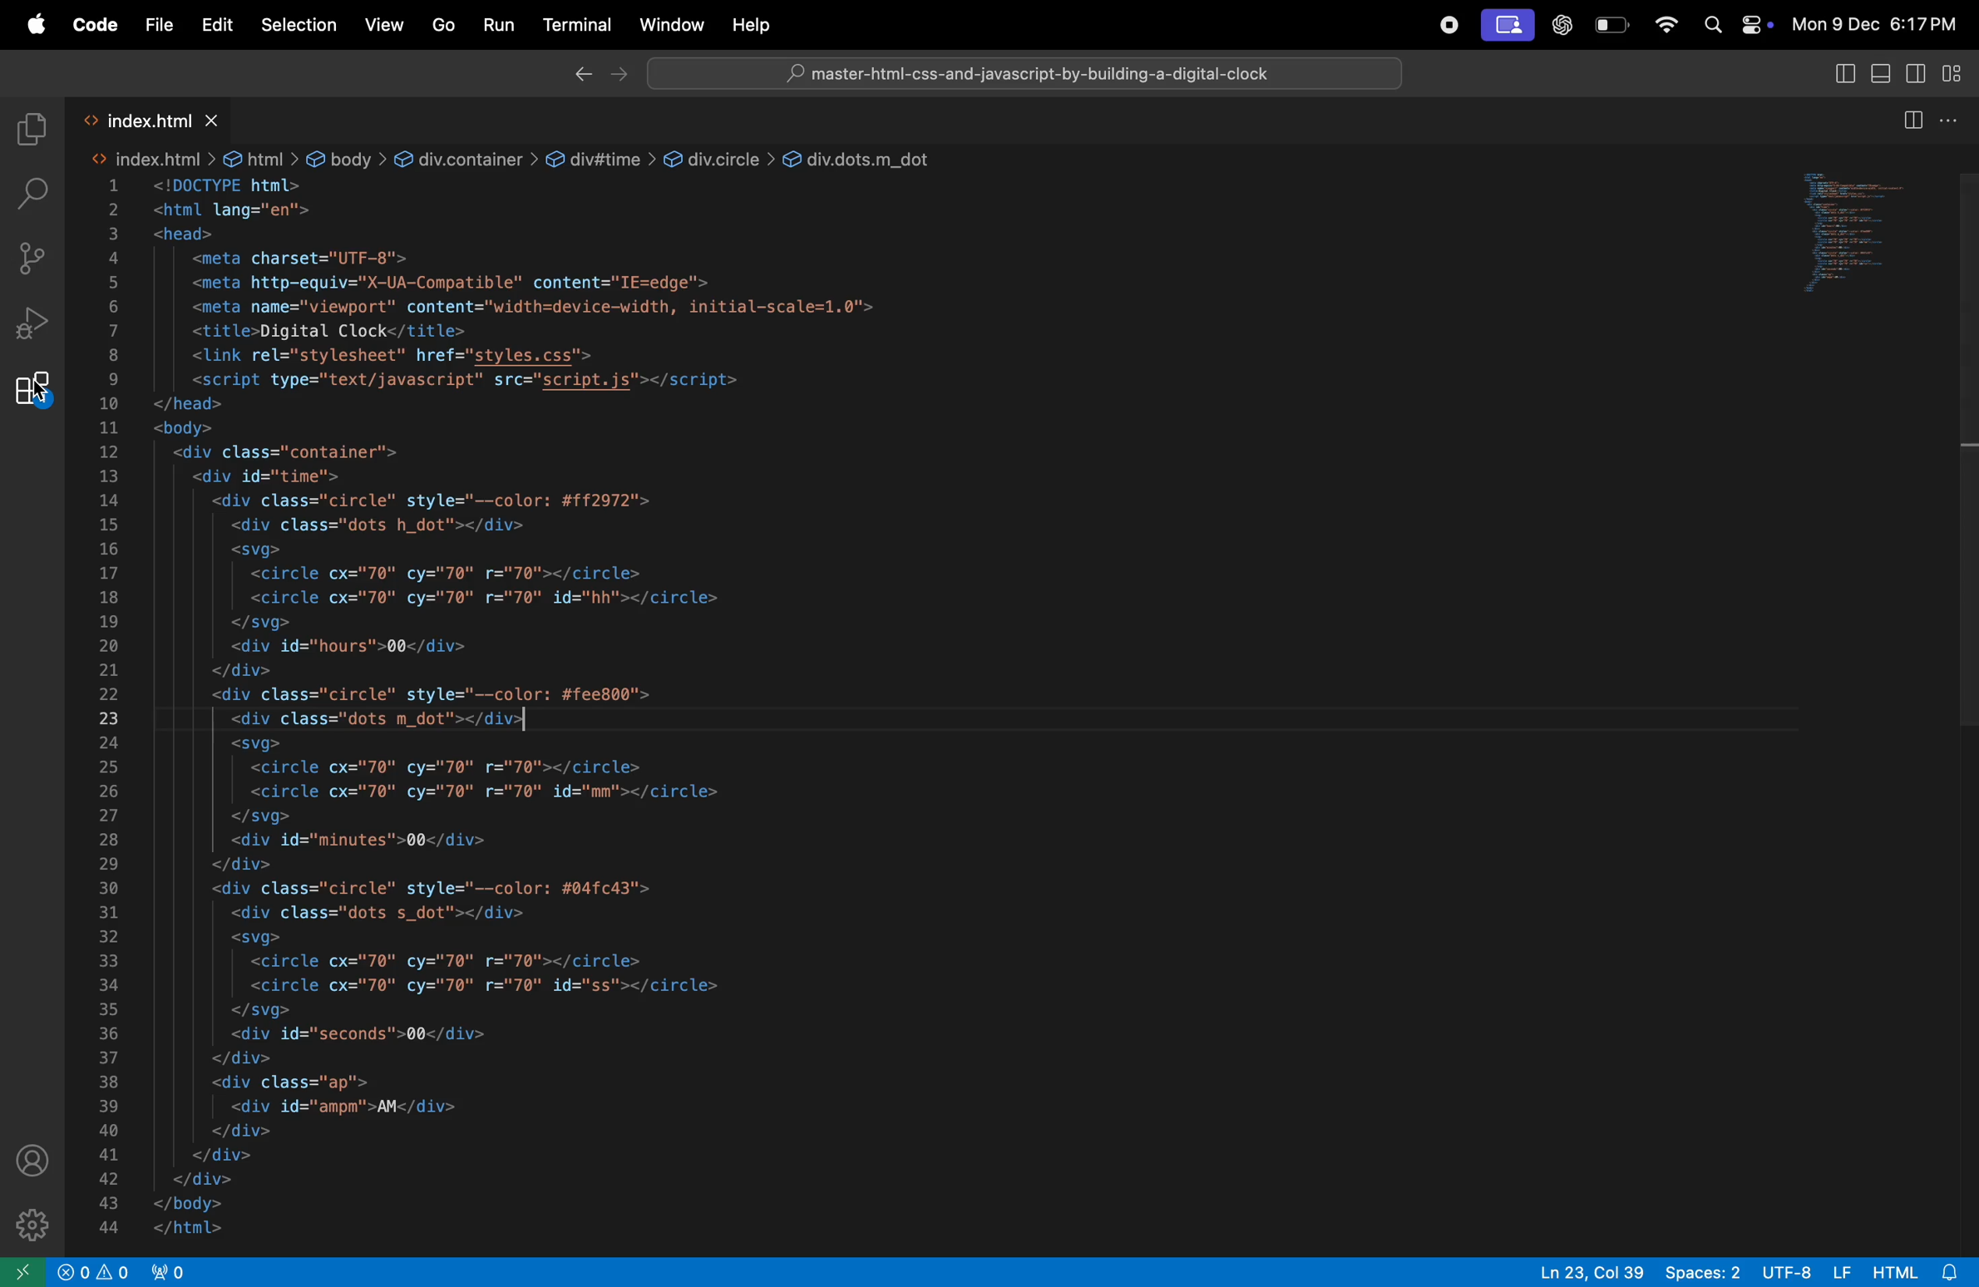 This screenshot has width=1979, height=1287. Describe the element at coordinates (1440, 25) in the screenshot. I see `record` at that location.